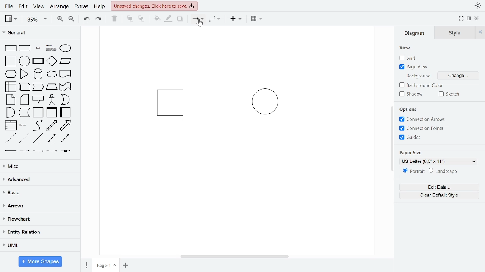 The width and height of the screenshot is (485, 272). What do you see at coordinates (439, 161) in the screenshot?
I see `current paper size` at bounding box center [439, 161].